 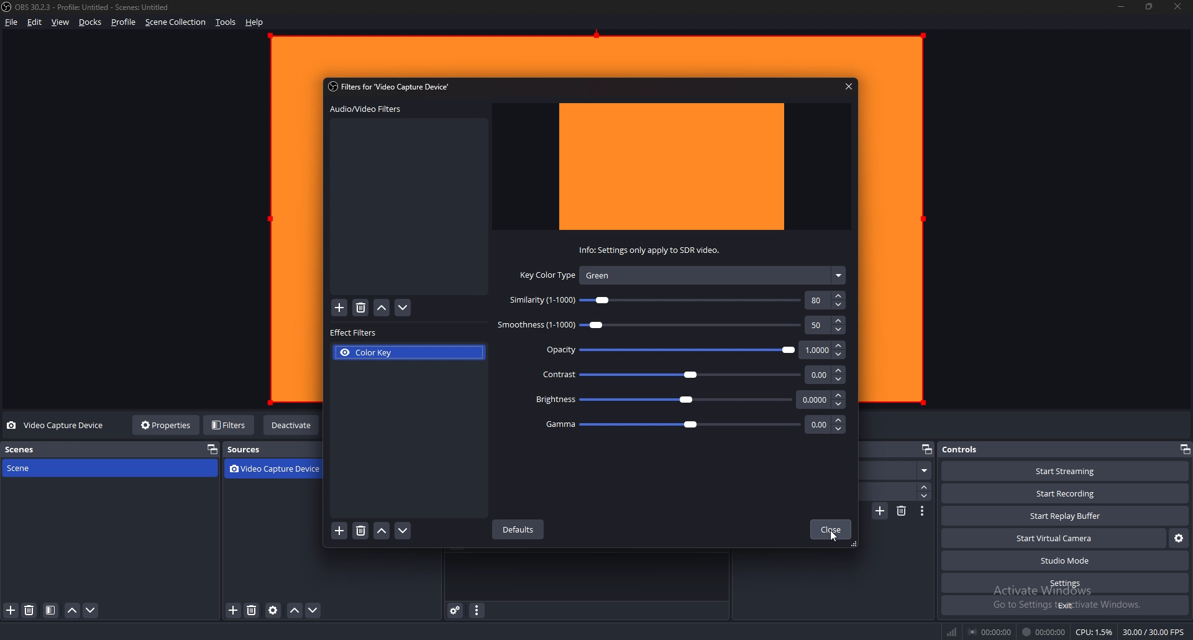 I want to click on transition properties, so click(x=921, y=511).